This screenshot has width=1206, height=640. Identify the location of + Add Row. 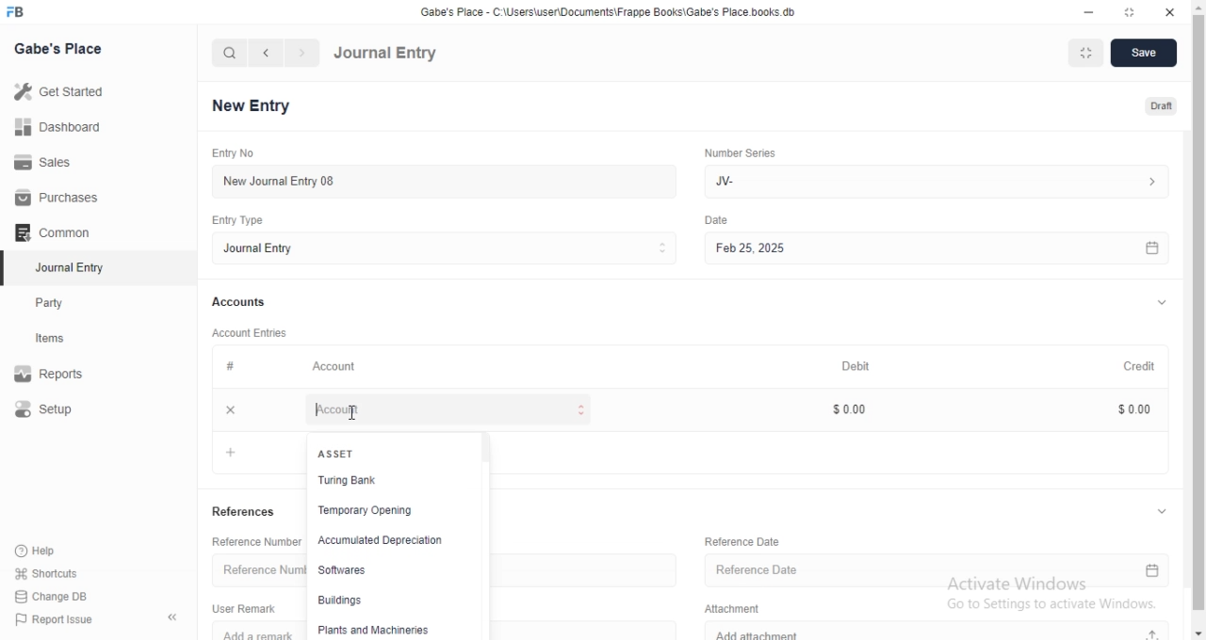
(258, 451).